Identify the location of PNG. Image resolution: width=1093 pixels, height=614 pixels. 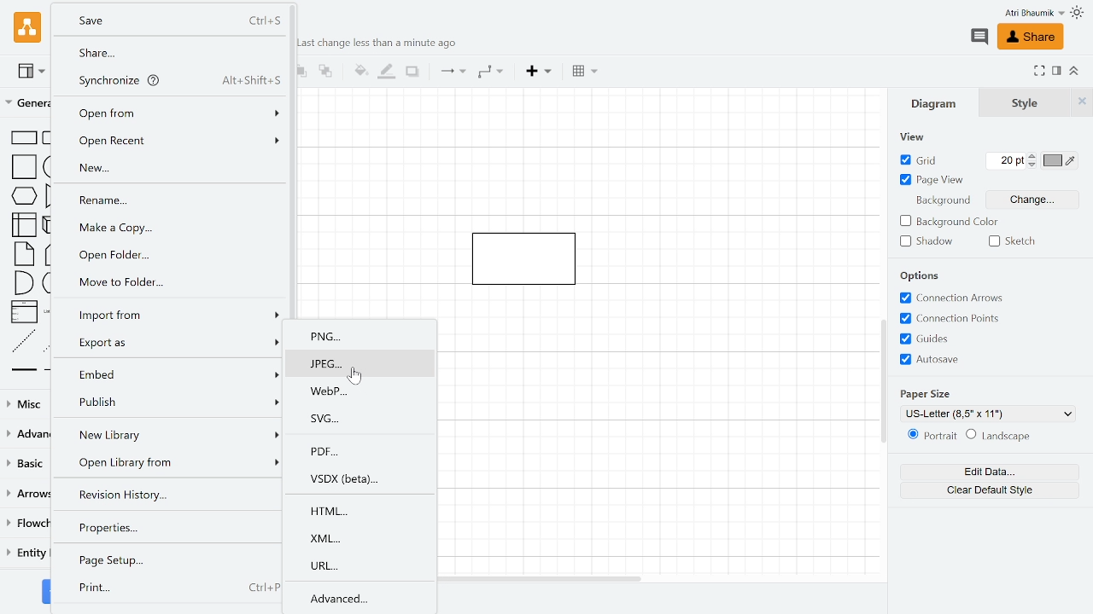
(363, 338).